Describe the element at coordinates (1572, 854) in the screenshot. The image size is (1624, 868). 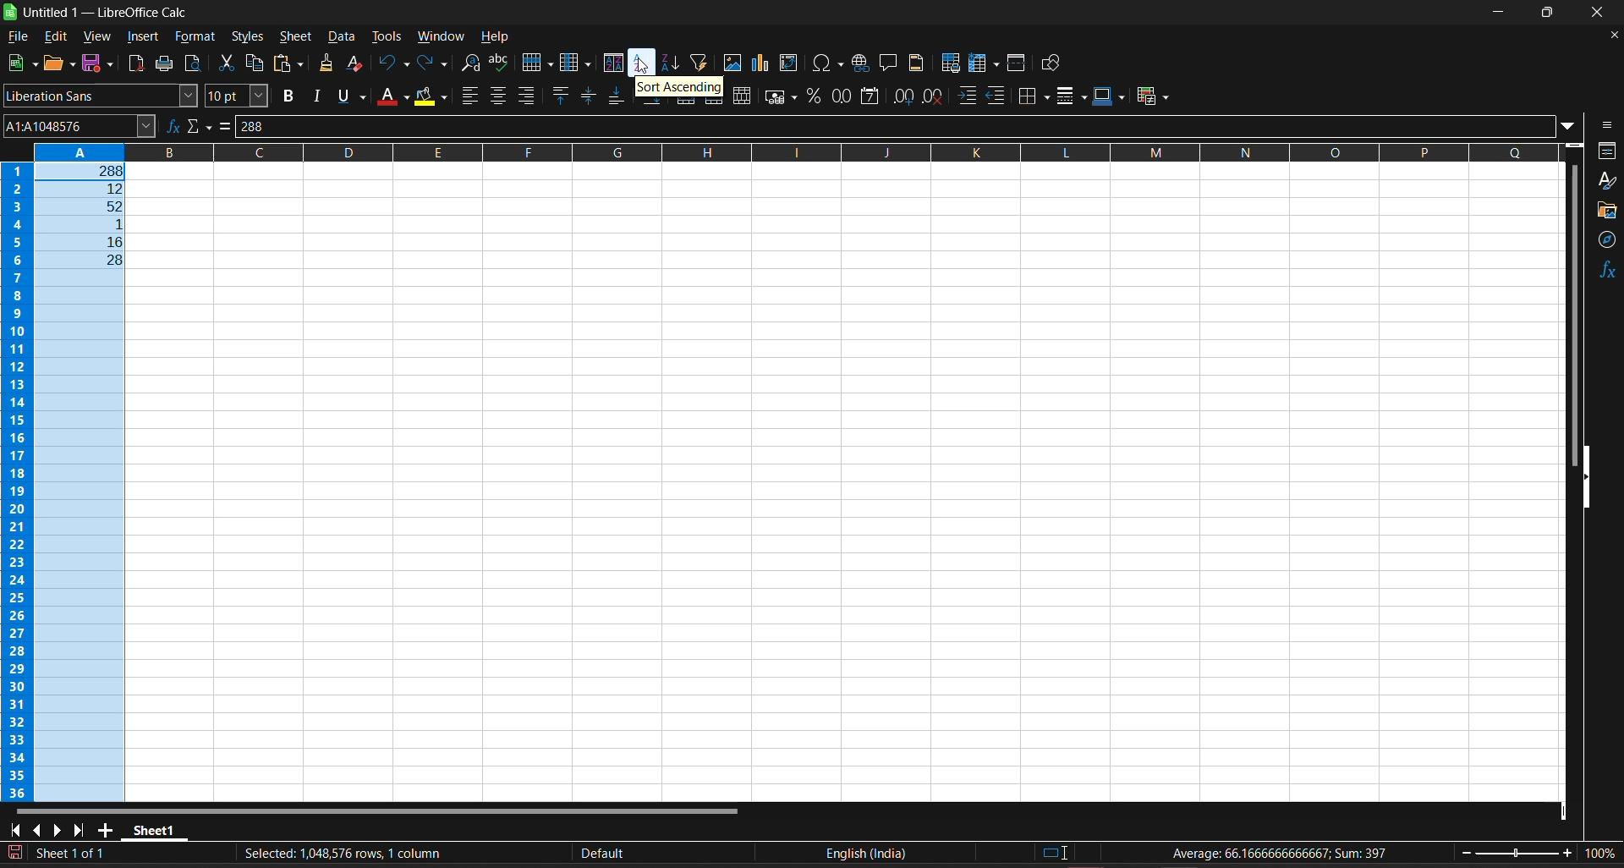
I see `zoom in` at that location.